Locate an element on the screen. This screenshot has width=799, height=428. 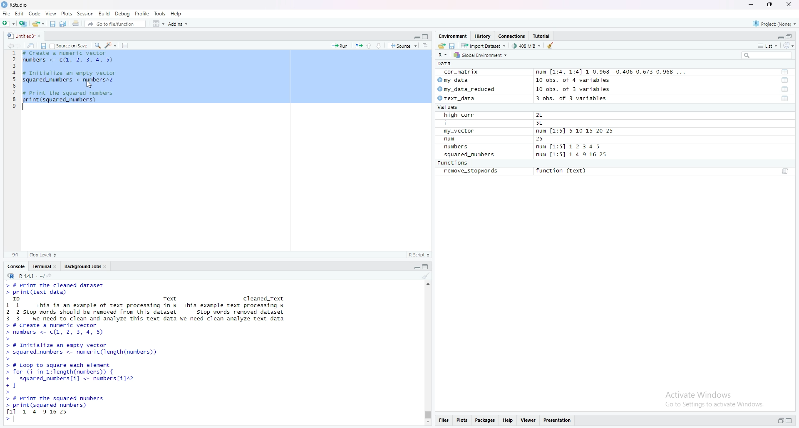
cursor is located at coordinates (89, 85).